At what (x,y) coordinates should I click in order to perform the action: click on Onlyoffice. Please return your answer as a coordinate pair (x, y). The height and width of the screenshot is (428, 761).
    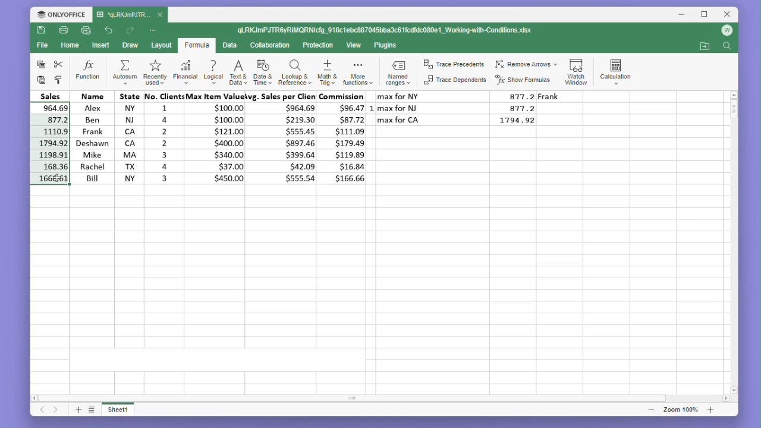
    Looking at the image, I should click on (61, 14).